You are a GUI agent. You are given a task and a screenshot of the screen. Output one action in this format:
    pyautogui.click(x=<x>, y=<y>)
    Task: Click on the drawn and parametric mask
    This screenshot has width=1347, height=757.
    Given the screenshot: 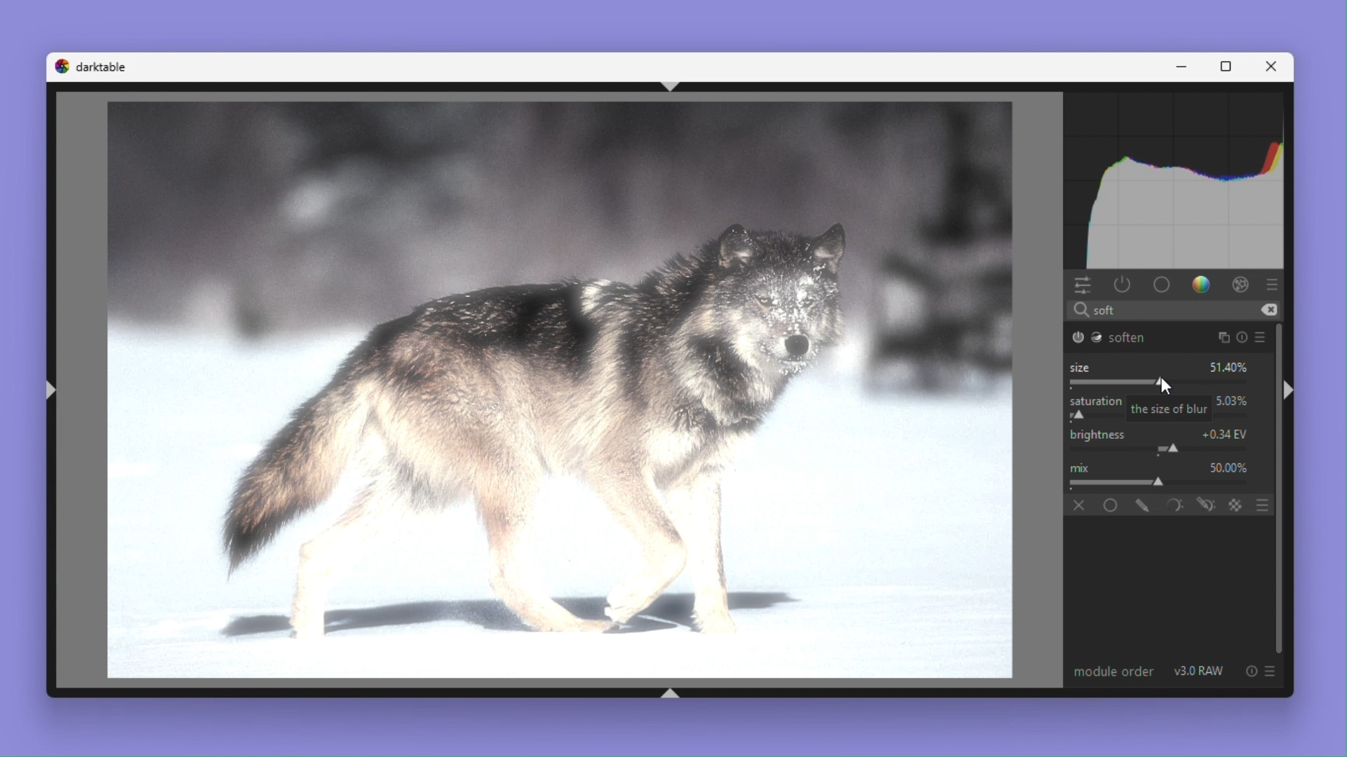 What is the action you would take?
    pyautogui.click(x=1205, y=504)
    